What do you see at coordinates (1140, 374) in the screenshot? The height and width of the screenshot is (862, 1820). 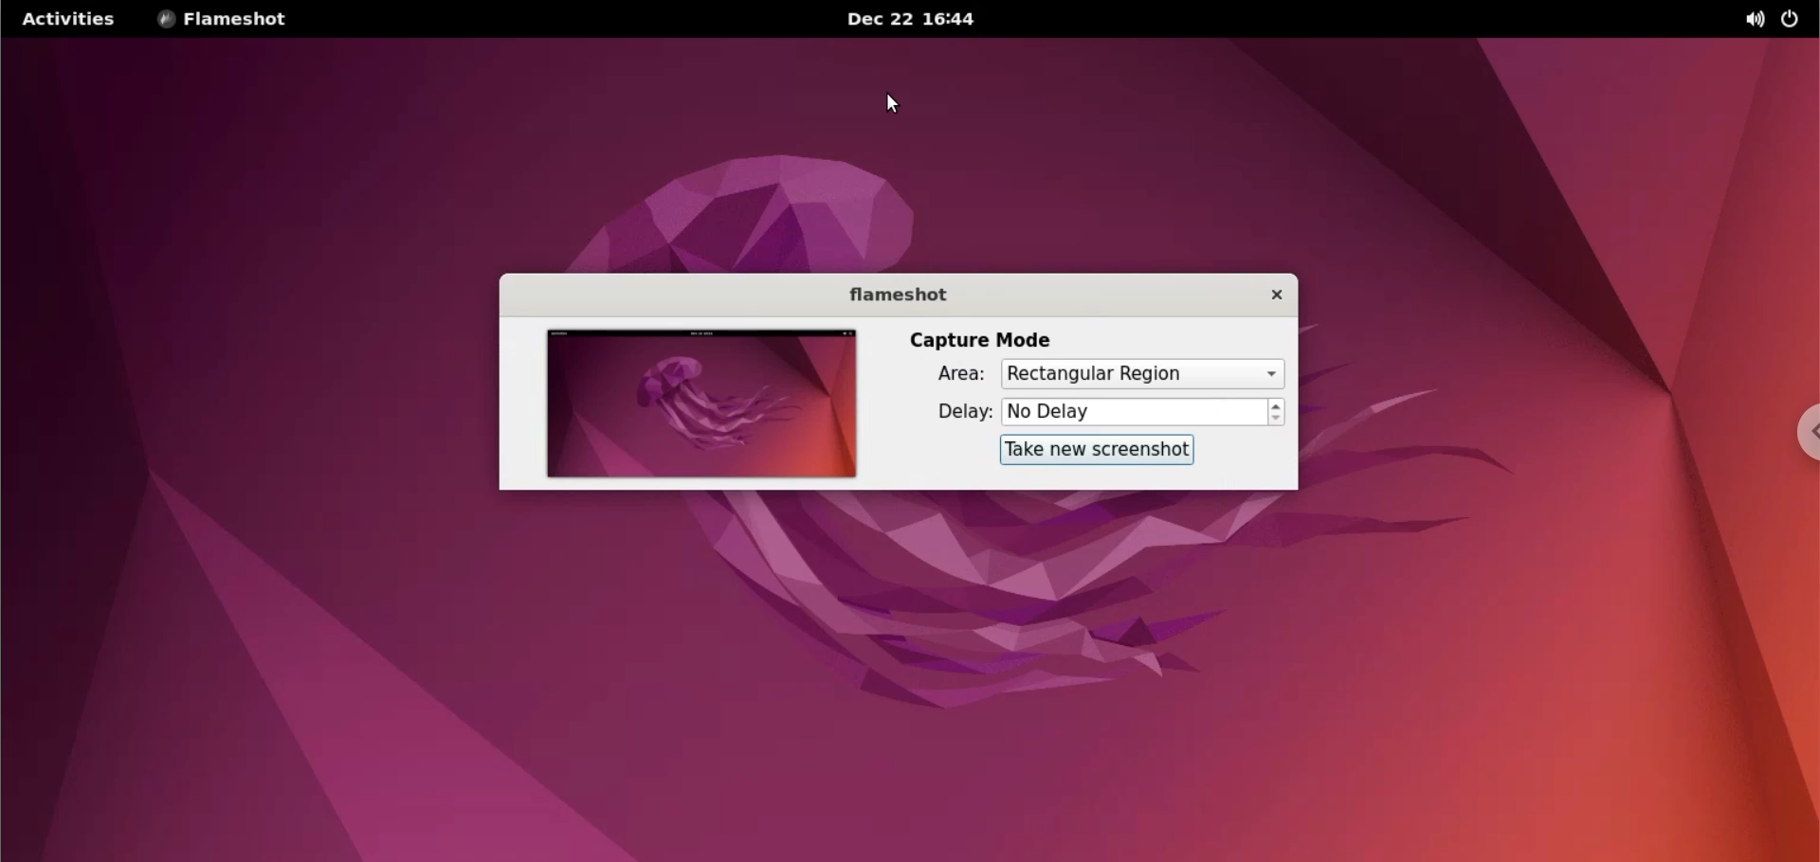 I see `capture area options` at bounding box center [1140, 374].